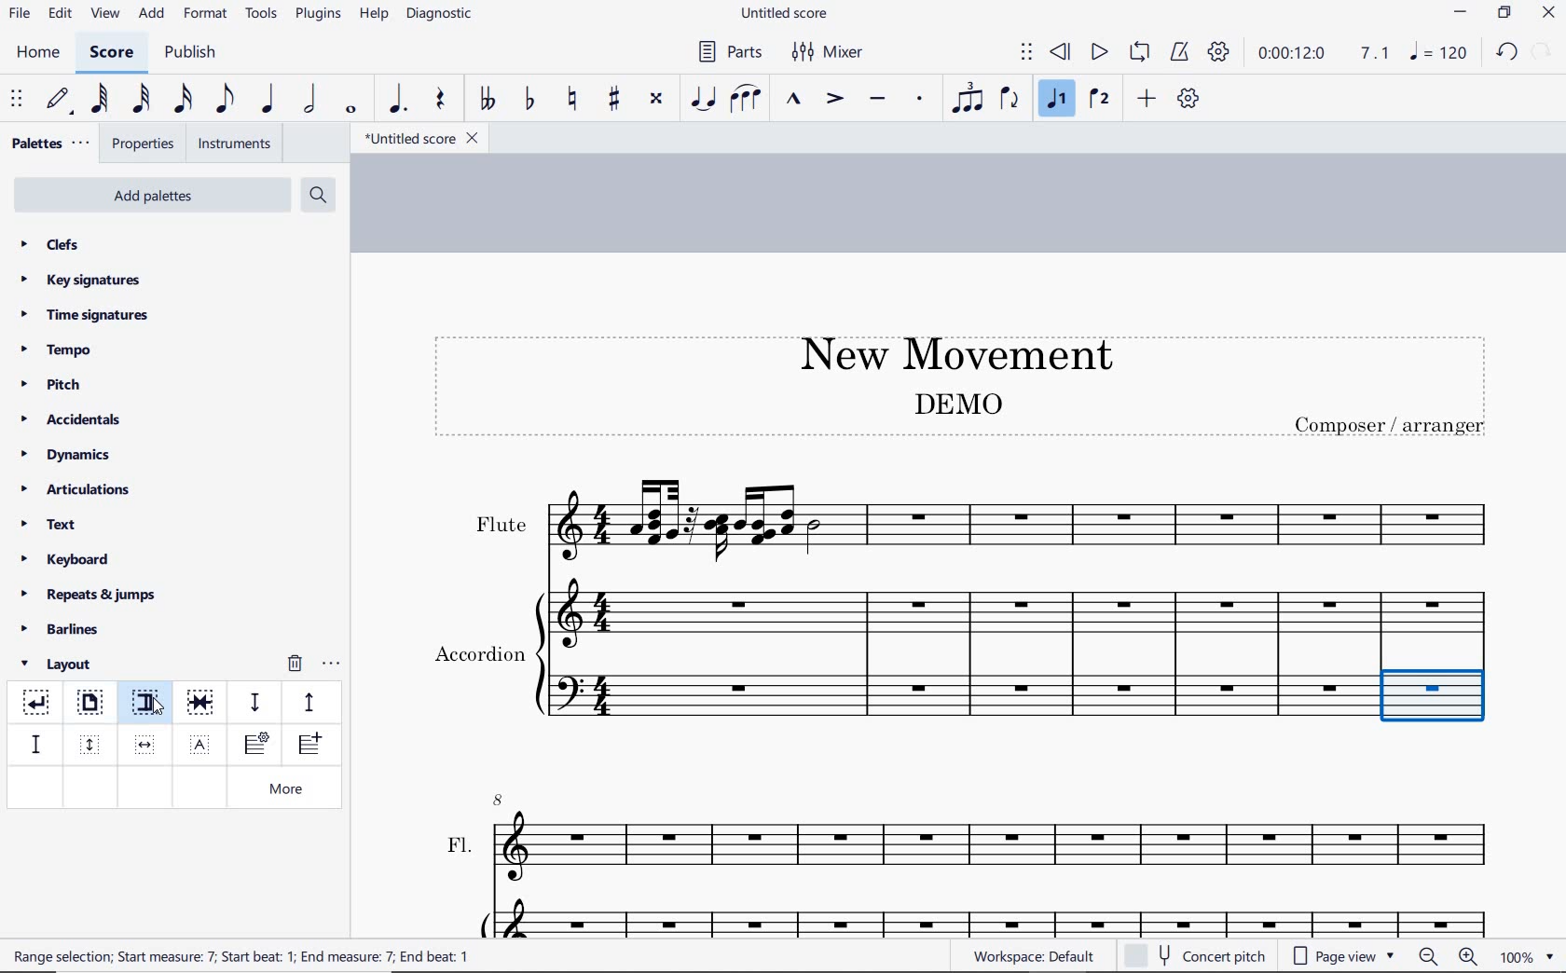 Image resolution: width=1566 pixels, height=973 pixels. I want to click on section break, so click(149, 706).